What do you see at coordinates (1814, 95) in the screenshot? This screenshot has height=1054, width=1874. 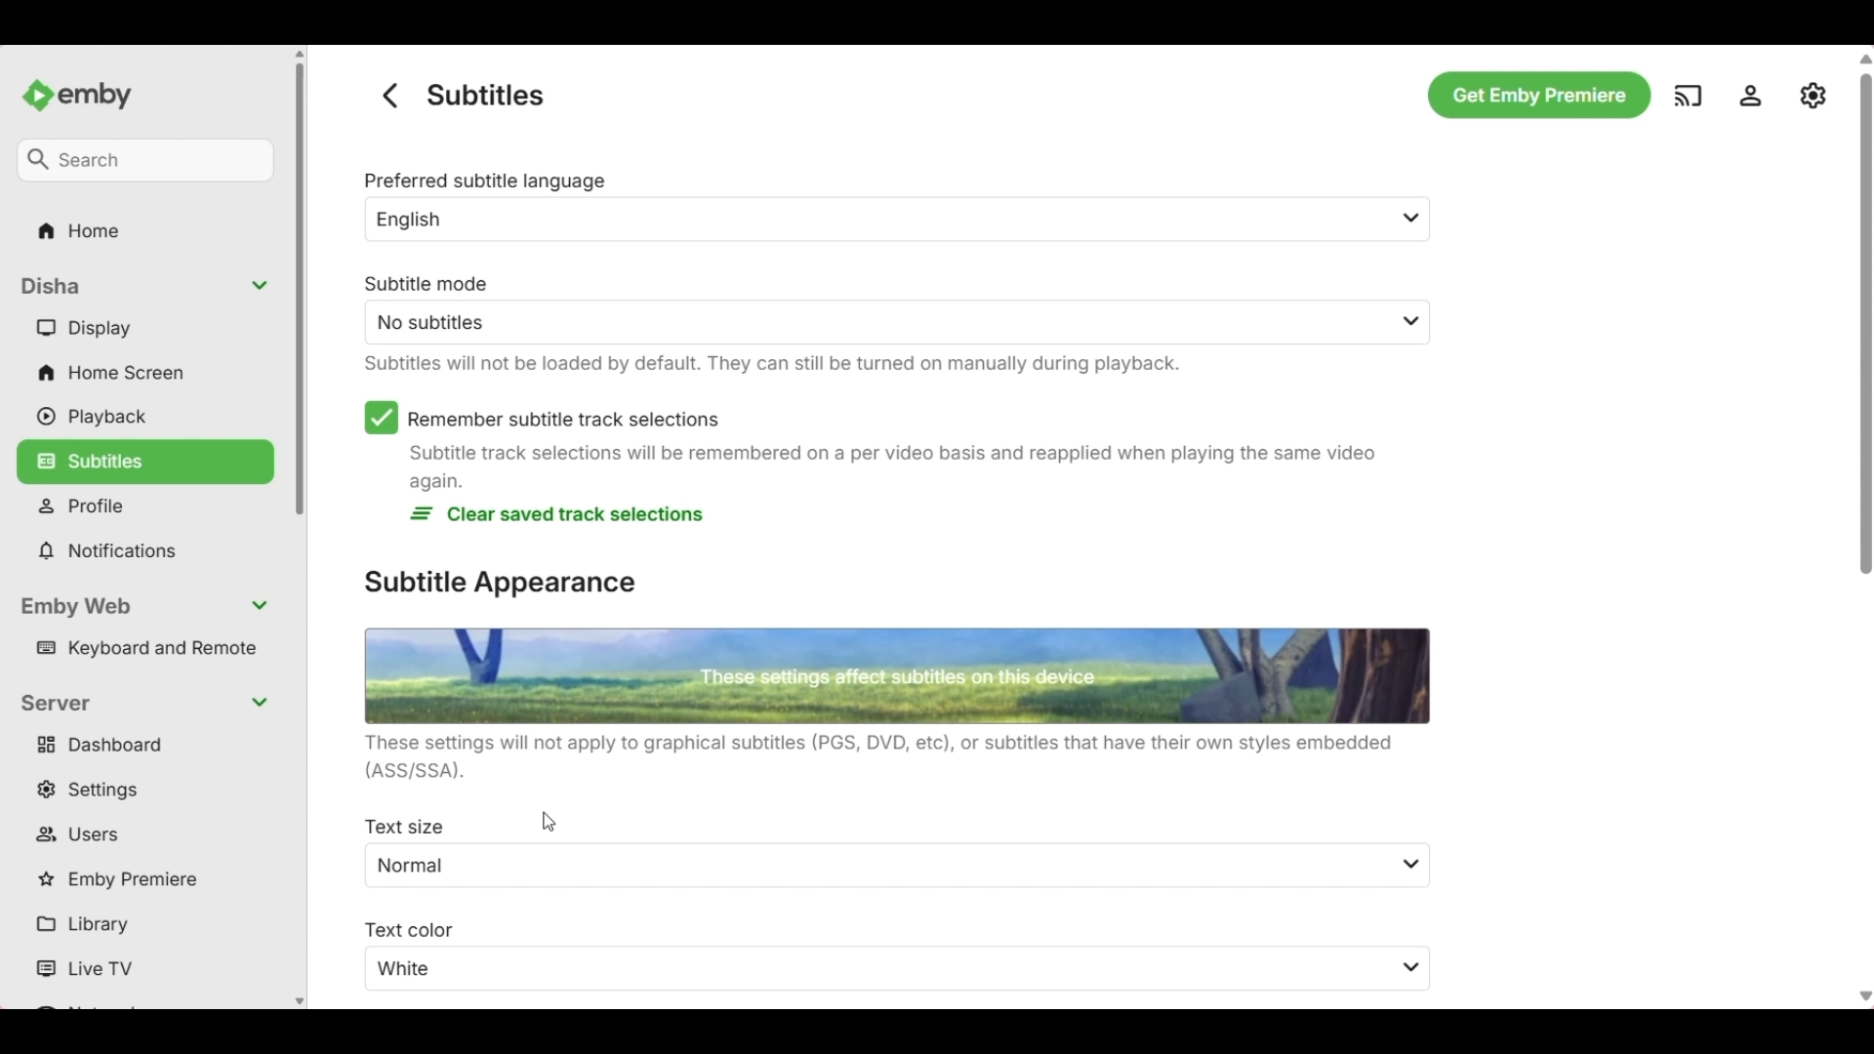 I see `` at bounding box center [1814, 95].